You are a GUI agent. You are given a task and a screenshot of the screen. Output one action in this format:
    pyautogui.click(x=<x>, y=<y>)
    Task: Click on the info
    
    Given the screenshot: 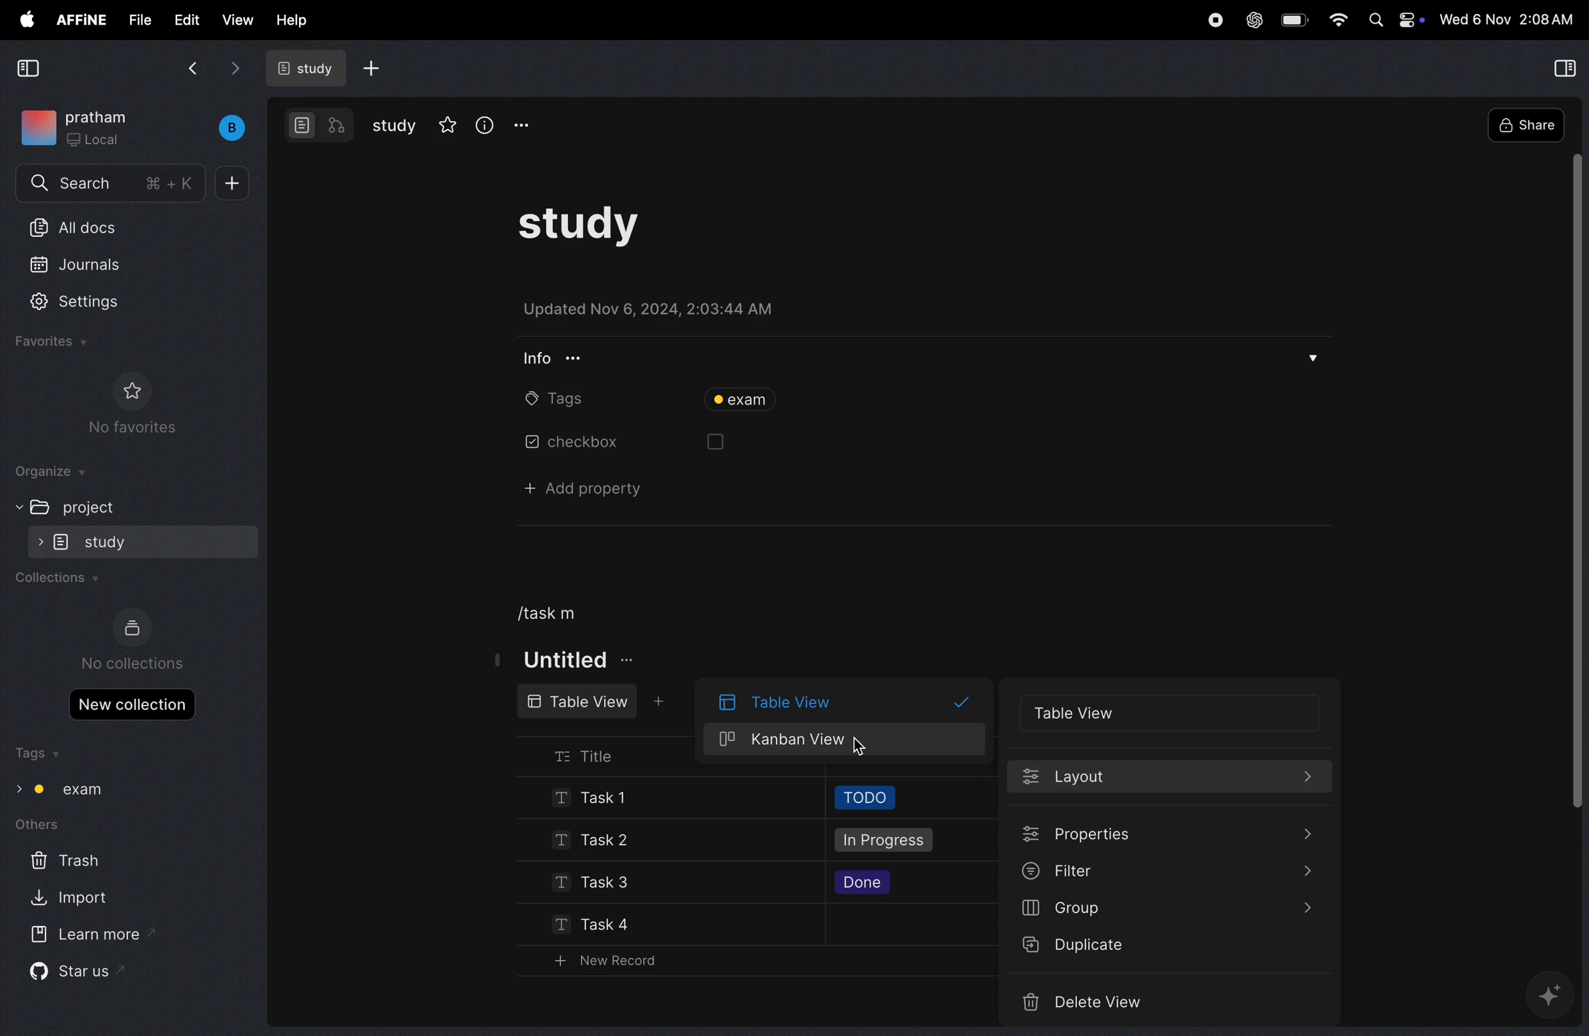 What is the action you would take?
    pyautogui.click(x=484, y=125)
    